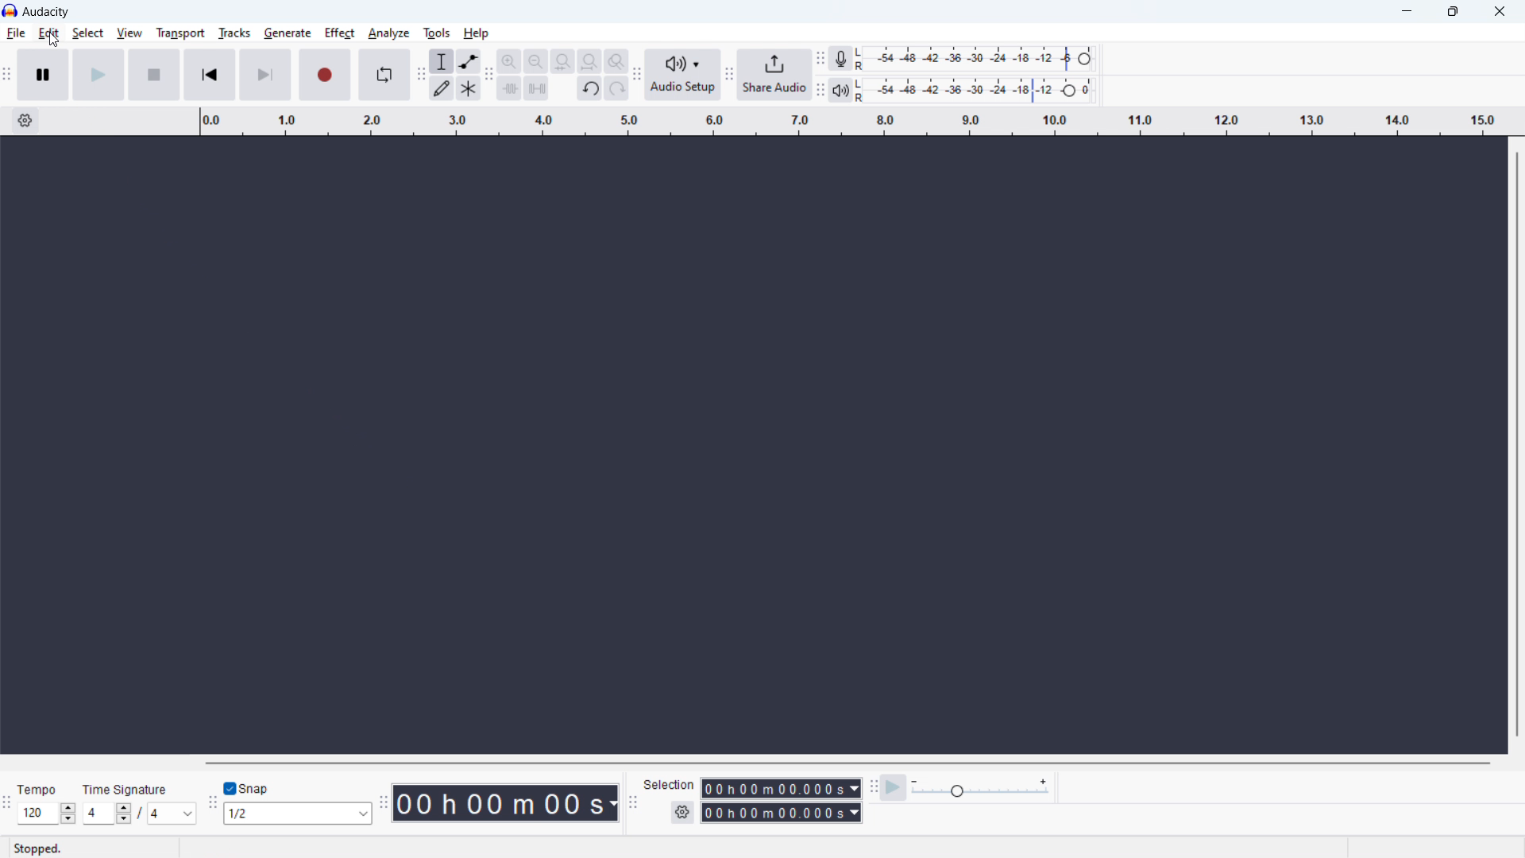  Describe the element at coordinates (468, 61) in the screenshot. I see `envelop tool` at that location.